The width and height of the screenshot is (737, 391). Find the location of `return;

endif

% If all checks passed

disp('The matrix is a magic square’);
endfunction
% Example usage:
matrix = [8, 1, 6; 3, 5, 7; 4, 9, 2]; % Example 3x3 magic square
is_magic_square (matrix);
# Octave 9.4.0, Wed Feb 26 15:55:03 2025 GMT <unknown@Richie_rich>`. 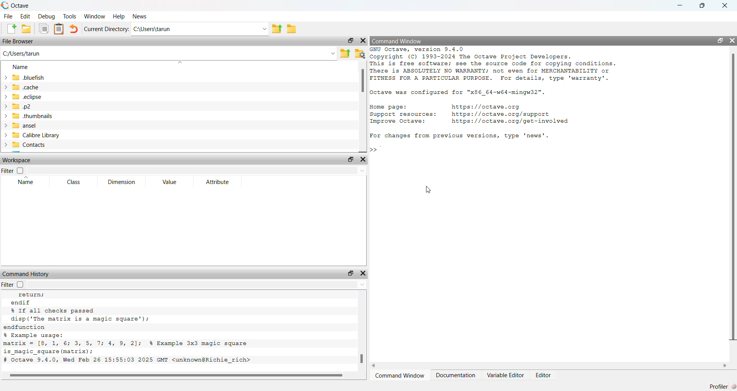

return;

endif

% If all checks passed

disp('The matrix is a magic square’);
endfunction
% Example usage:
matrix = [8, 1, 6; 3, 5, 7; 4, 9, 2]; % Example 3x3 magic square
is_magic_square (matrix);
# Octave 9.4.0, Wed Feb 26 15:55:03 2025 GMT <unknown@Richie_rich> is located at coordinates (129, 328).